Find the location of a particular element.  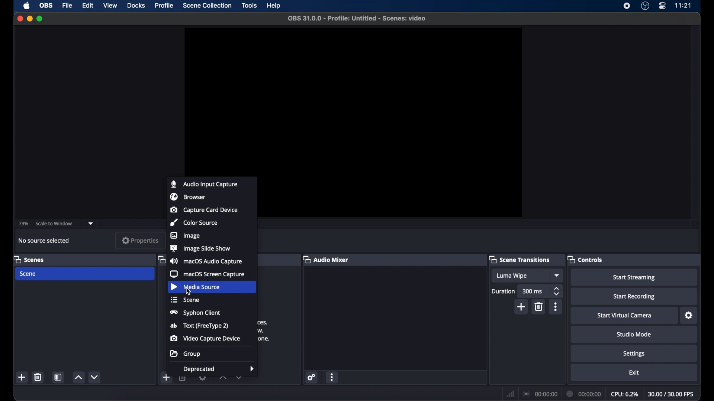

duration is located at coordinates (584, 394).